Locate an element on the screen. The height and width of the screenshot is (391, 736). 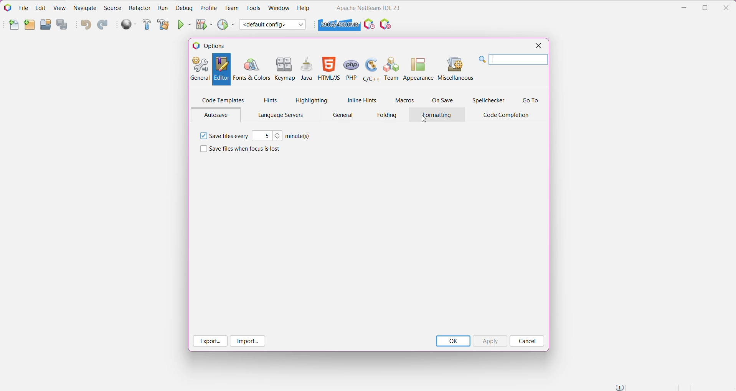
Restore Down is located at coordinates (706, 8).